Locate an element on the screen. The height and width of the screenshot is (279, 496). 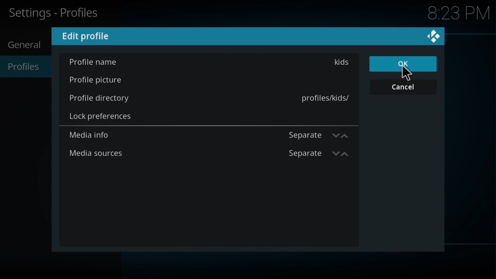
Separate is located at coordinates (320, 135).